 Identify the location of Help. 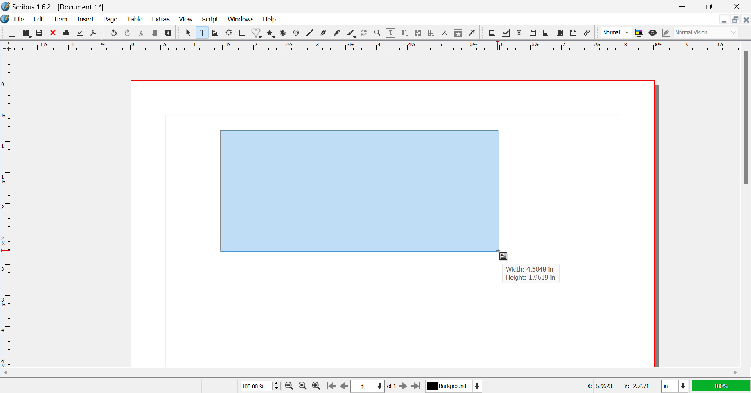
(269, 20).